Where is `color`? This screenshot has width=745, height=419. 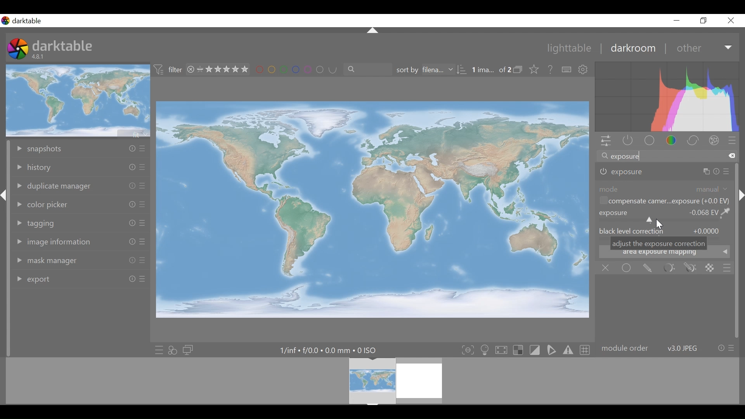 color is located at coordinates (671, 141).